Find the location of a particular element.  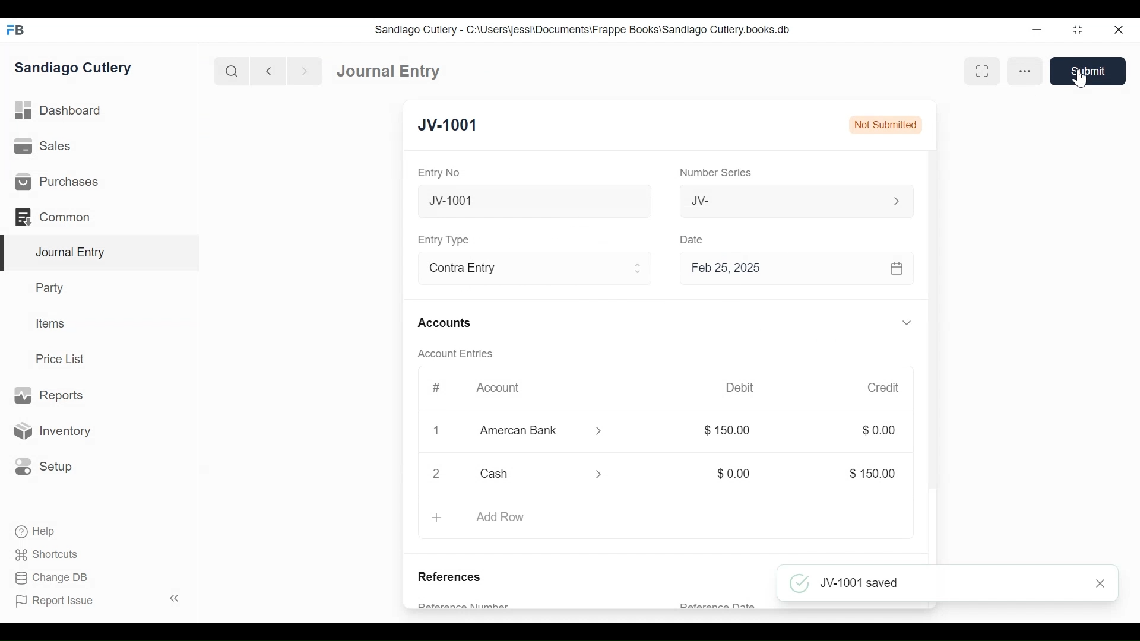

Close is located at coordinates (1101, 582).